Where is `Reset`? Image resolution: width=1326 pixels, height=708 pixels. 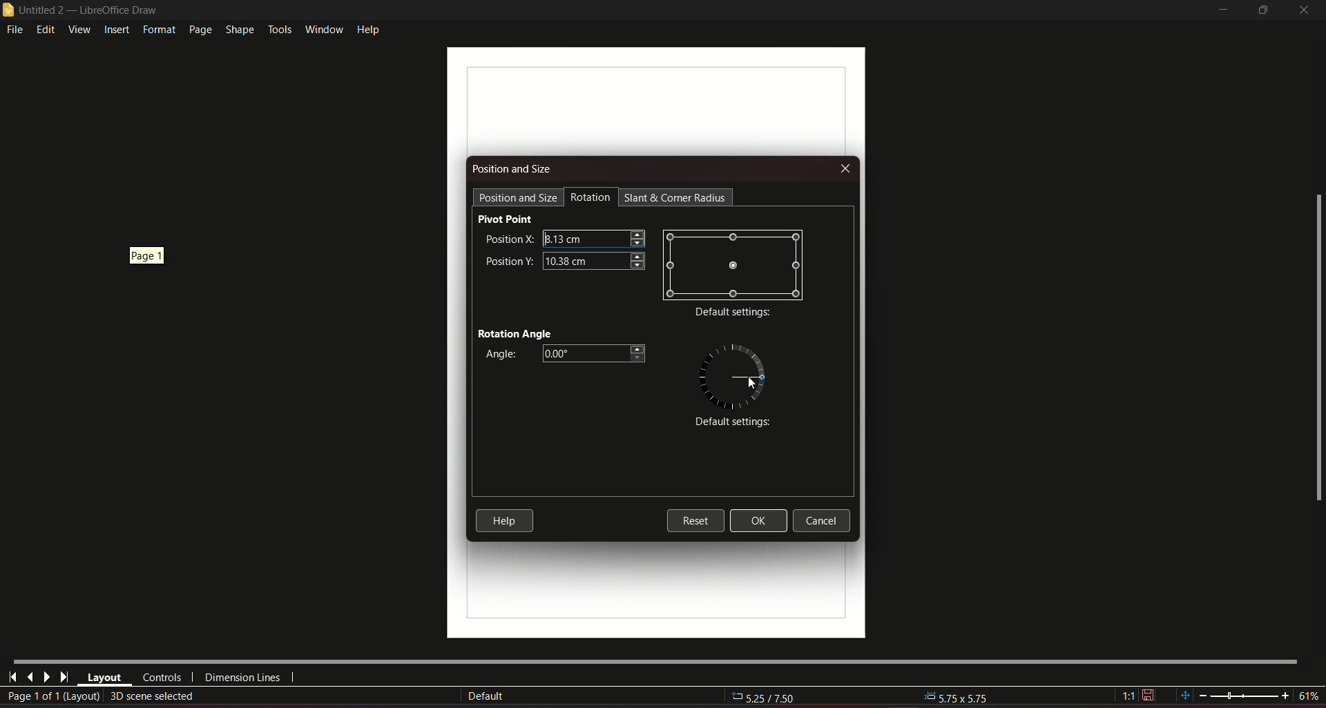
Reset is located at coordinates (695, 520).